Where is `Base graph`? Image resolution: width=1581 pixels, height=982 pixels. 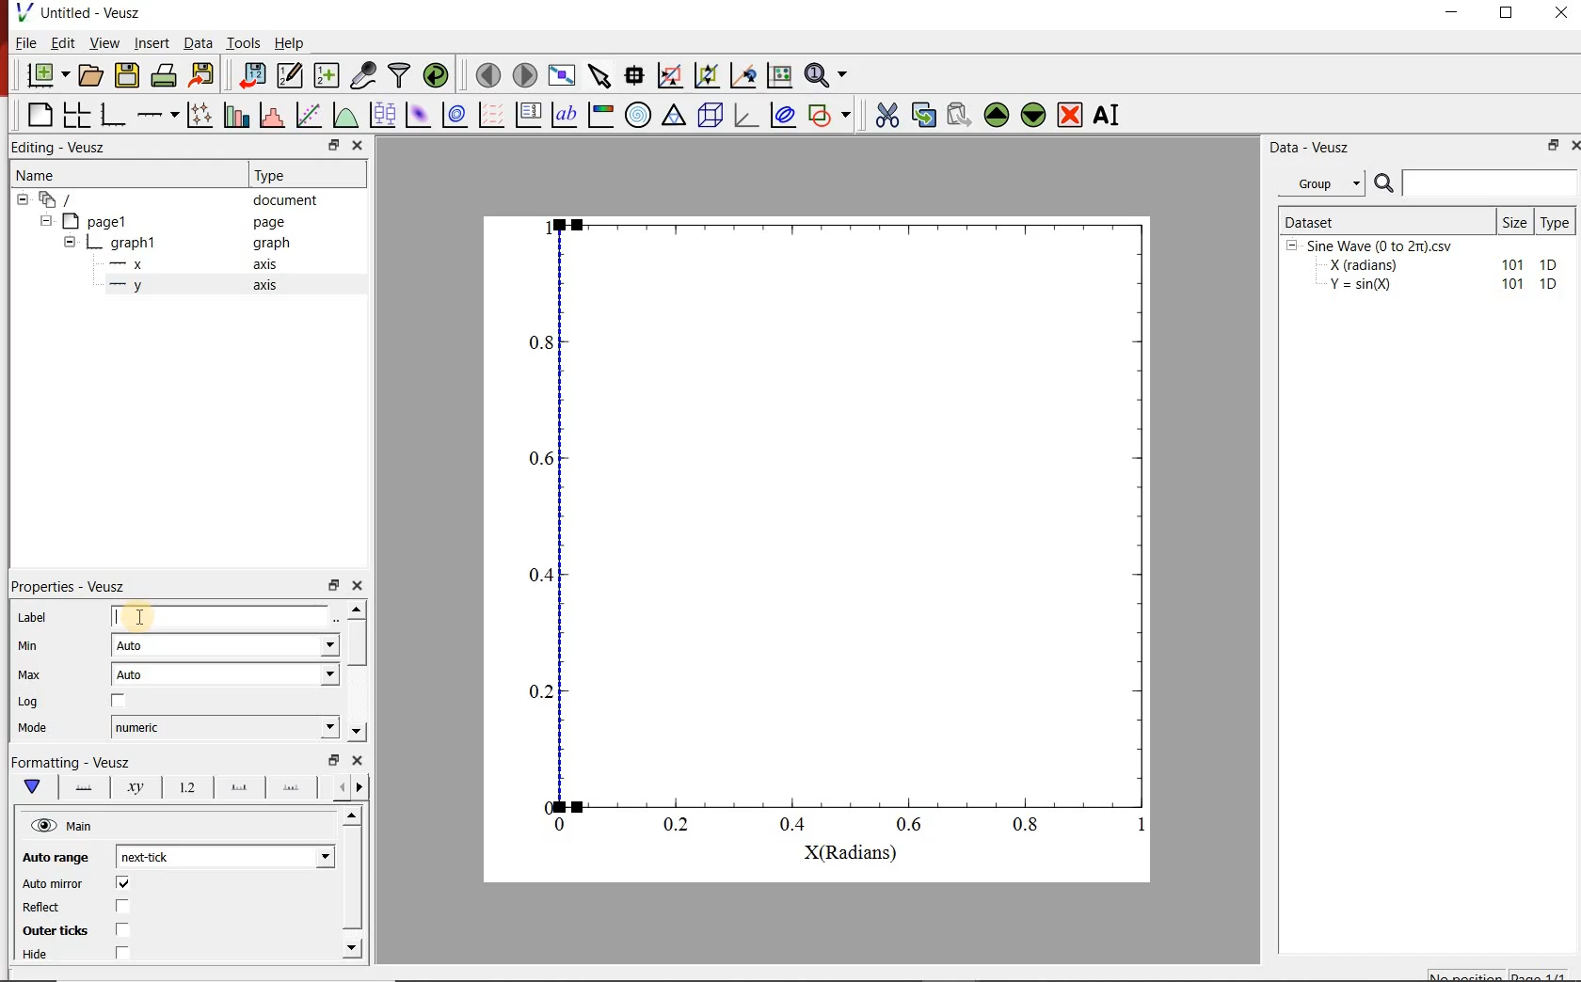 Base graph is located at coordinates (114, 115).